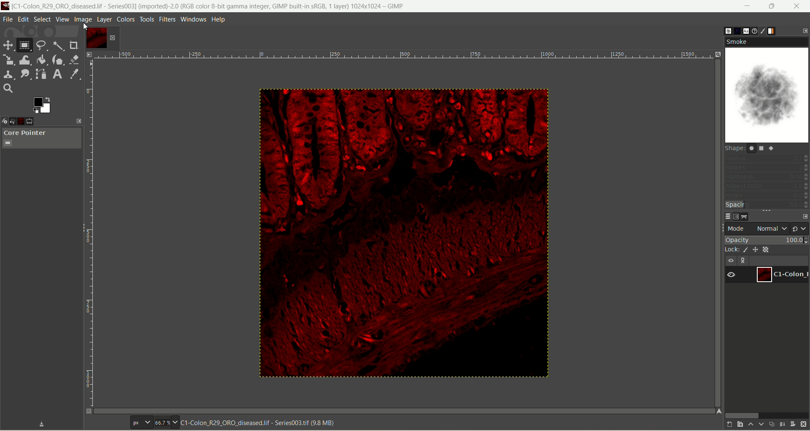 The image size is (810, 431). What do you see at coordinates (783, 426) in the screenshot?
I see `merge layer` at bounding box center [783, 426].